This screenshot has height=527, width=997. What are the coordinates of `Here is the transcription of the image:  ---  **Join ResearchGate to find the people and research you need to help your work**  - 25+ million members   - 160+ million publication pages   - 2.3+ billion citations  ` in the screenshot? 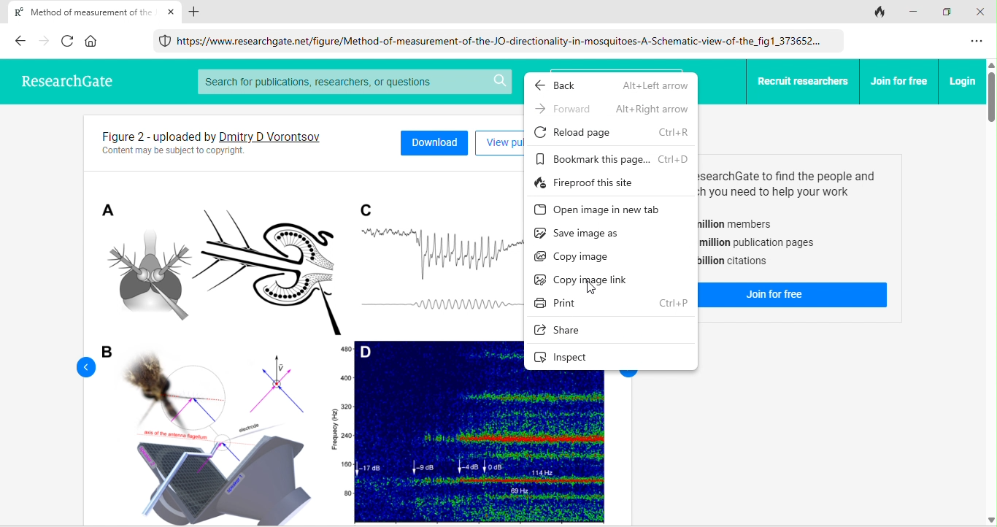 It's located at (797, 218).